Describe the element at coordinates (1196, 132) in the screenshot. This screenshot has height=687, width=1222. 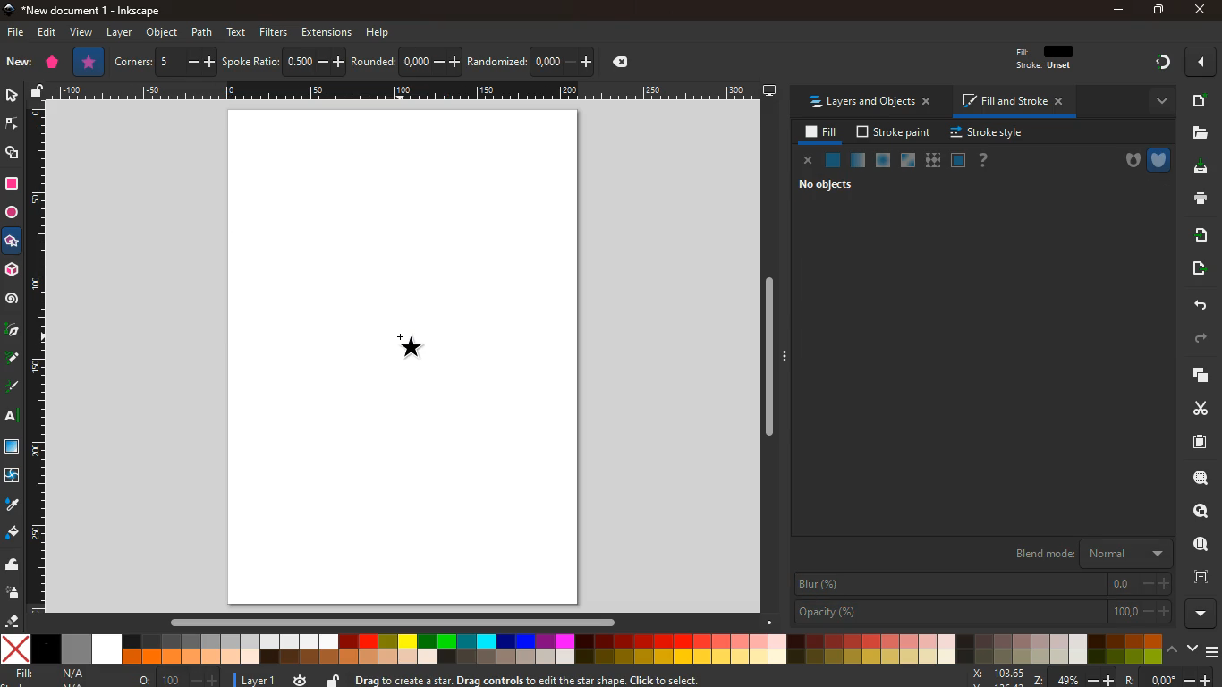
I see `files` at that location.